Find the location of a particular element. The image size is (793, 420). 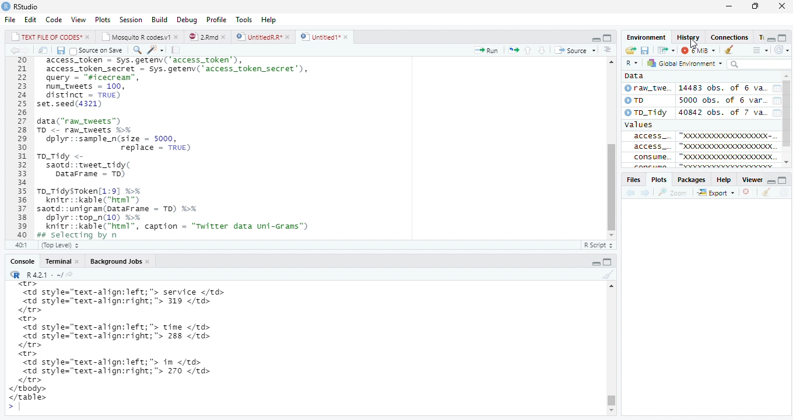

go bckward is located at coordinates (19, 50).